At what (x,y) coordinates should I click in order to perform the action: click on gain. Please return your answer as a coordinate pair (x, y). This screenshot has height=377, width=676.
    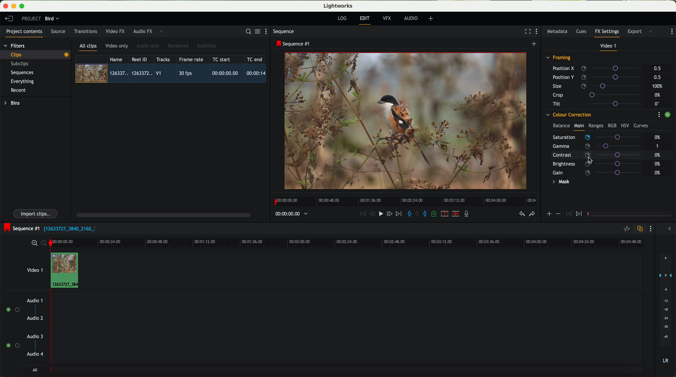
    Looking at the image, I should click on (599, 172).